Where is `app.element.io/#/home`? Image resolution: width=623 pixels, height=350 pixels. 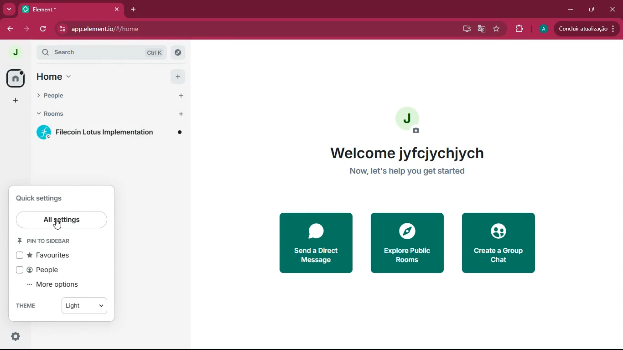 app.element.io/#/home is located at coordinates (166, 29).